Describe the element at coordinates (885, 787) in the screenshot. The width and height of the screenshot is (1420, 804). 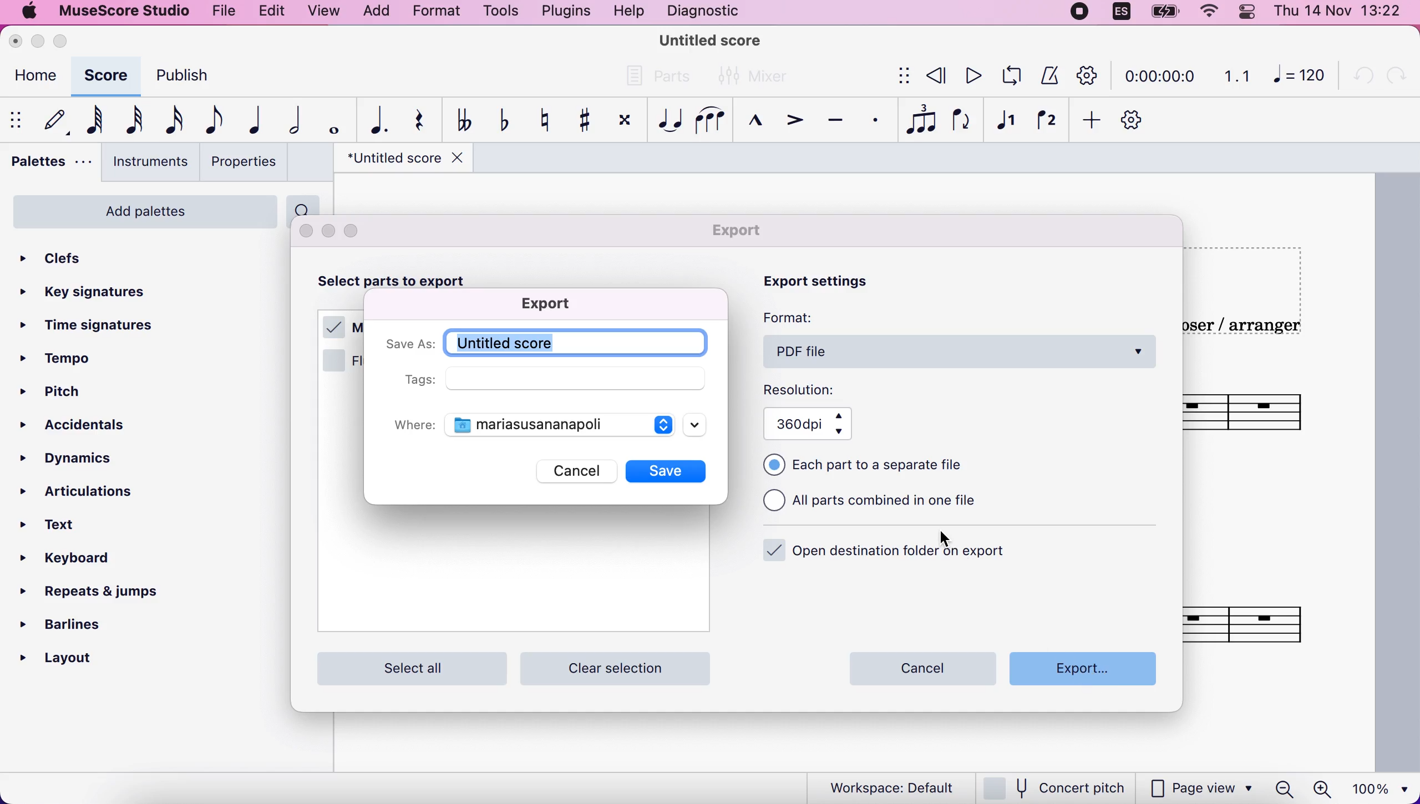
I see `workspace default` at that location.